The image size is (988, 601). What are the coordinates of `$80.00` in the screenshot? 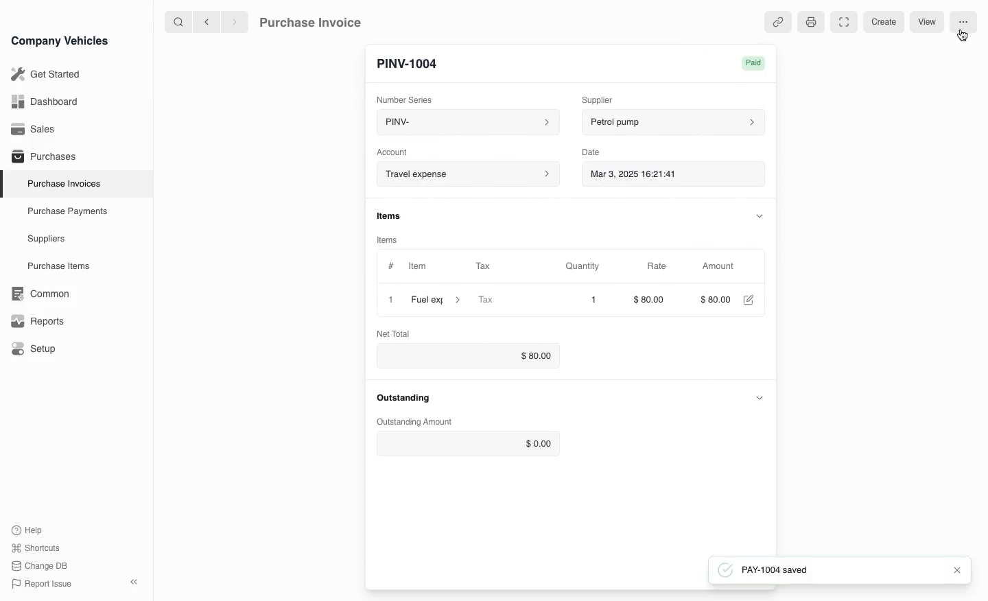 It's located at (652, 301).